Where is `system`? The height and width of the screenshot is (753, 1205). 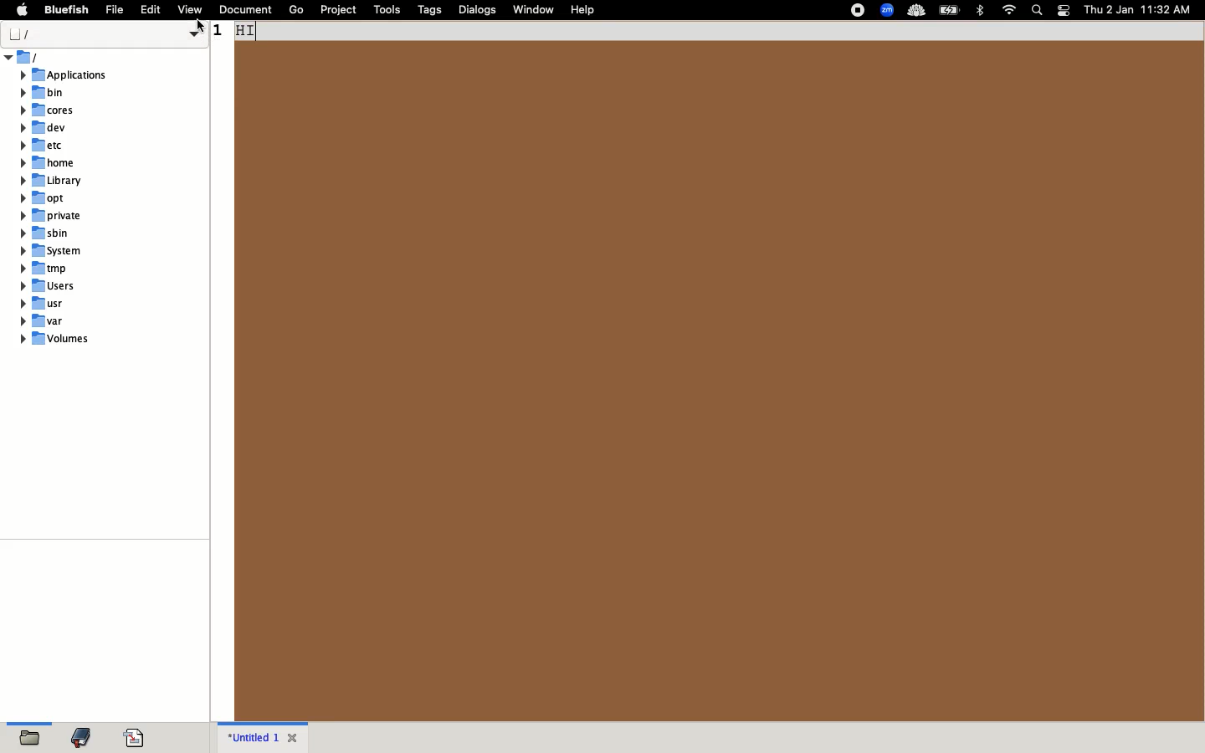 system is located at coordinates (52, 249).